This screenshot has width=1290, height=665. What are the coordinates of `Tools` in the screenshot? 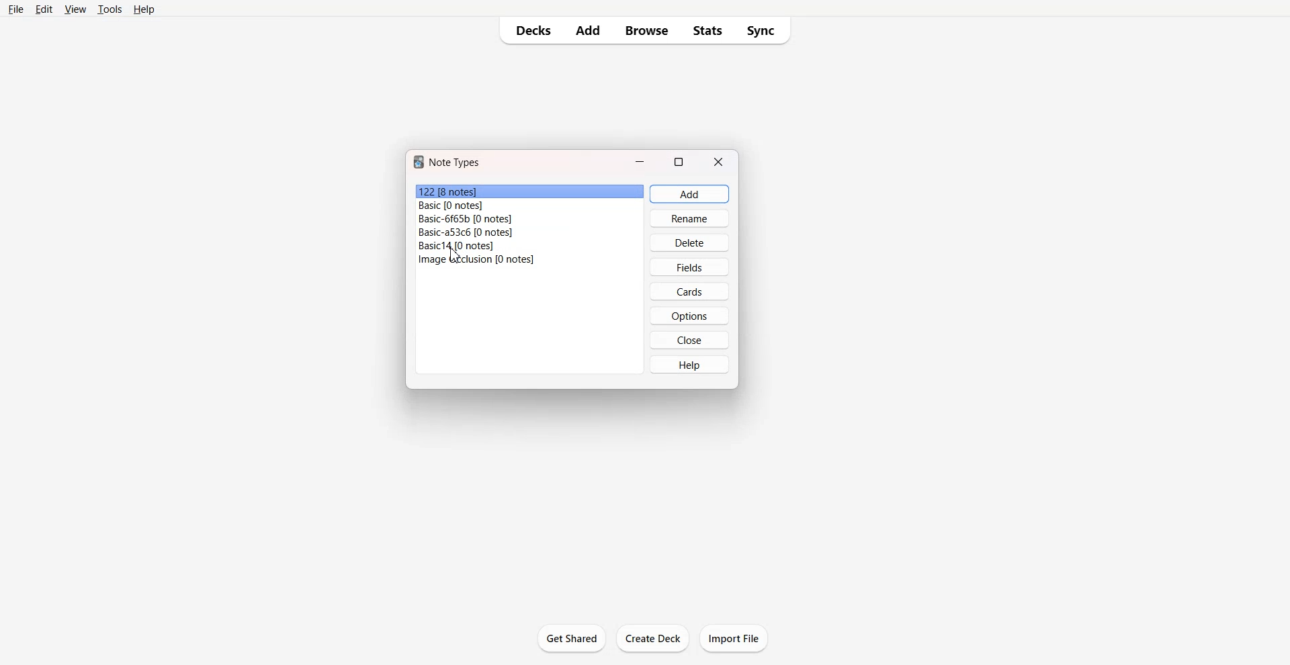 It's located at (110, 9).